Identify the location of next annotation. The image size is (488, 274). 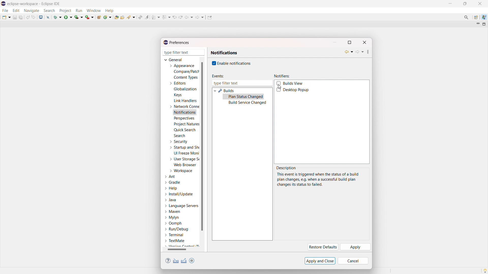
(156, 17).